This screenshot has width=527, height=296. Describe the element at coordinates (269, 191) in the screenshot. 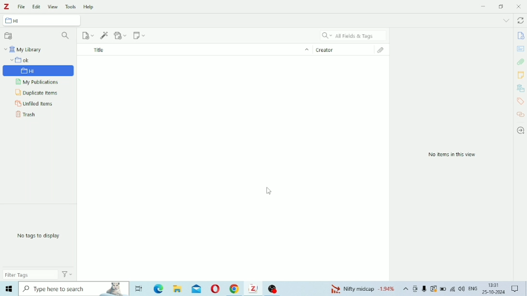

I see `Cursor` at that location.